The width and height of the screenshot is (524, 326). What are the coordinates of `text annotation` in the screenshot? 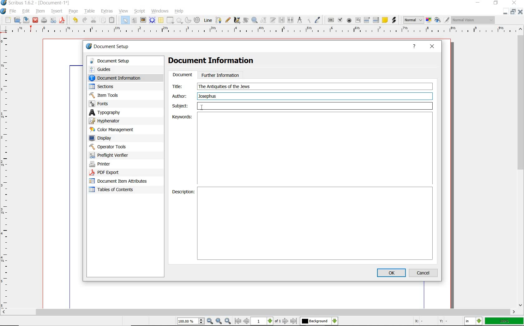 It's located at (385, 21).